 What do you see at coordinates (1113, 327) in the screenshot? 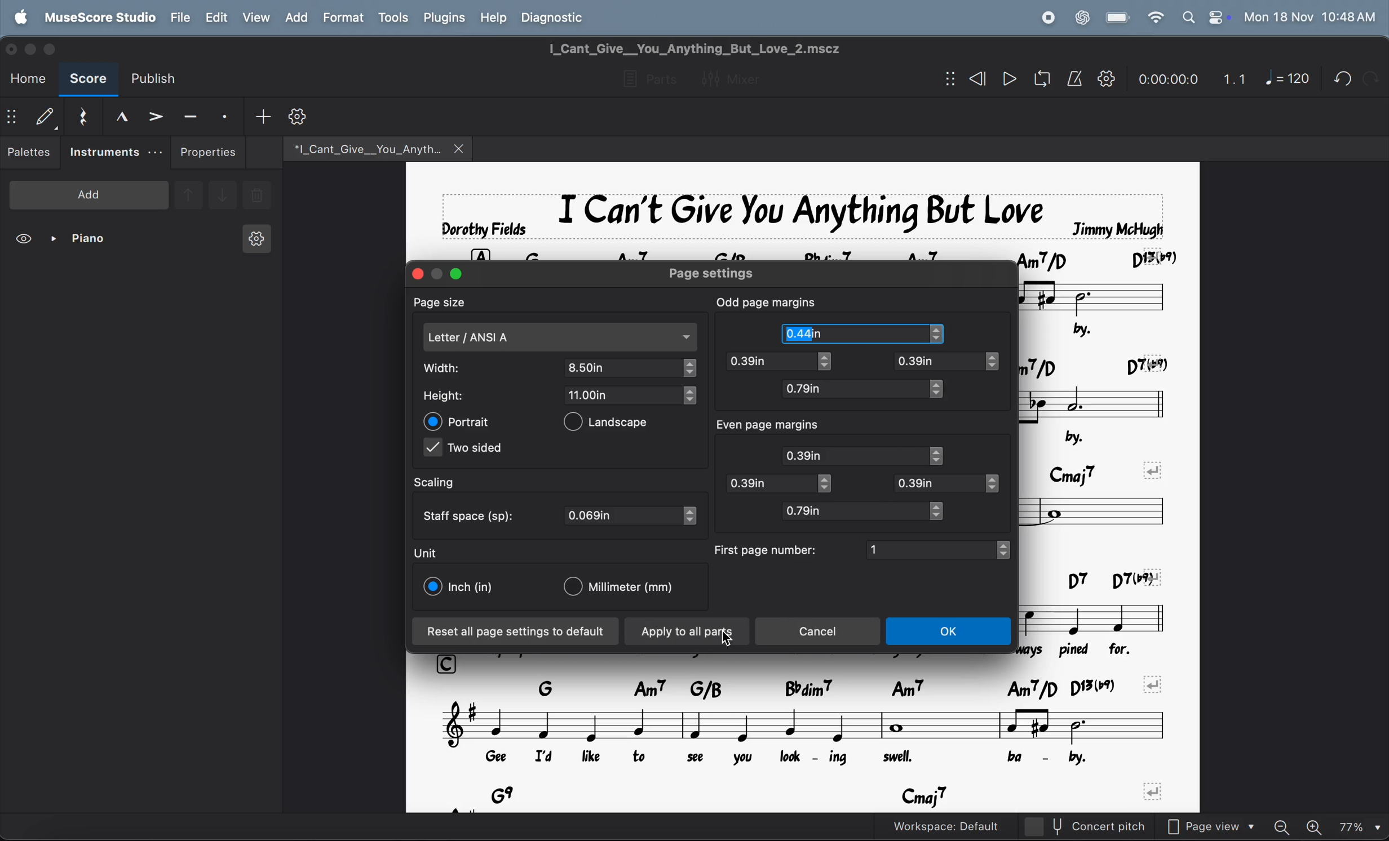
I see `lyrics` at bounding box center [1113, 327].